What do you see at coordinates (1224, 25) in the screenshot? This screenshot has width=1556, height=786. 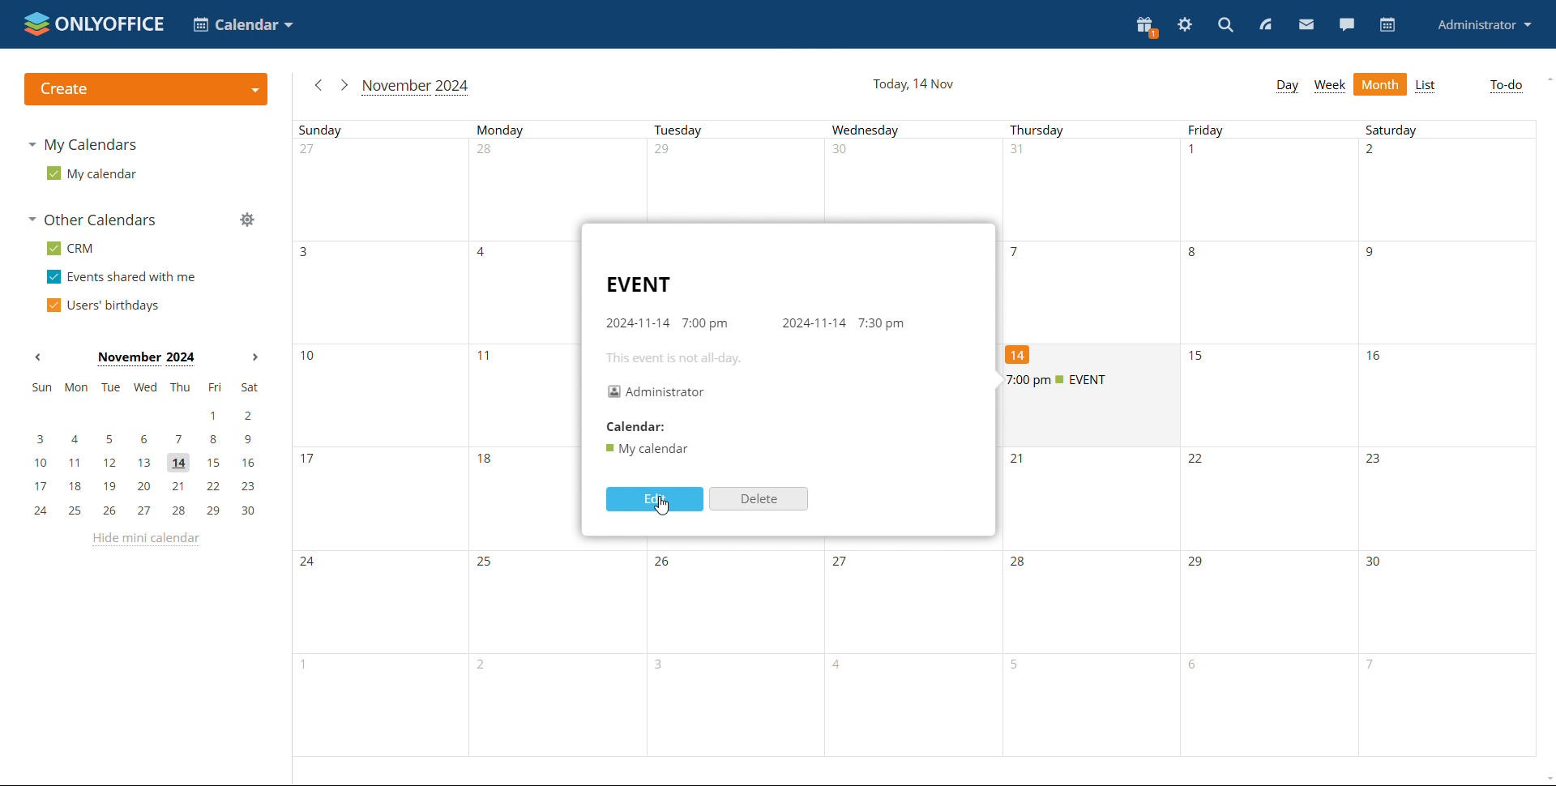 I see `search` at bounding box center [1224, 25].